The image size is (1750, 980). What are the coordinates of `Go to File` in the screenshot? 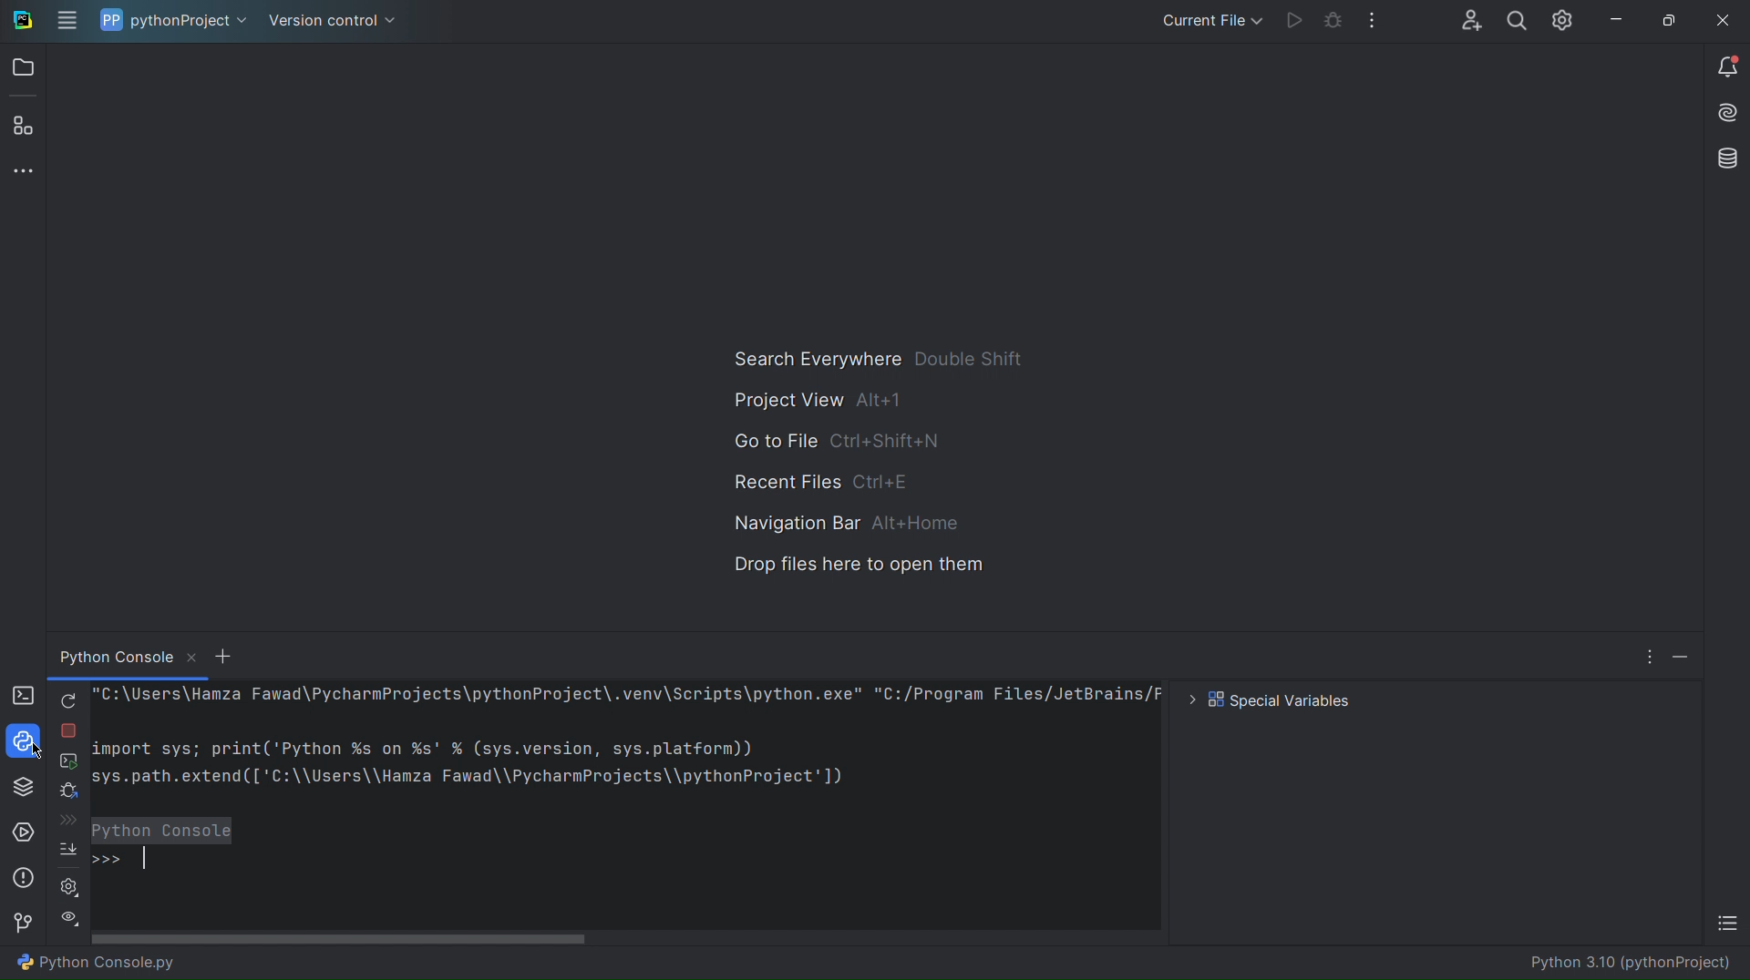 It's located at (840, 442).